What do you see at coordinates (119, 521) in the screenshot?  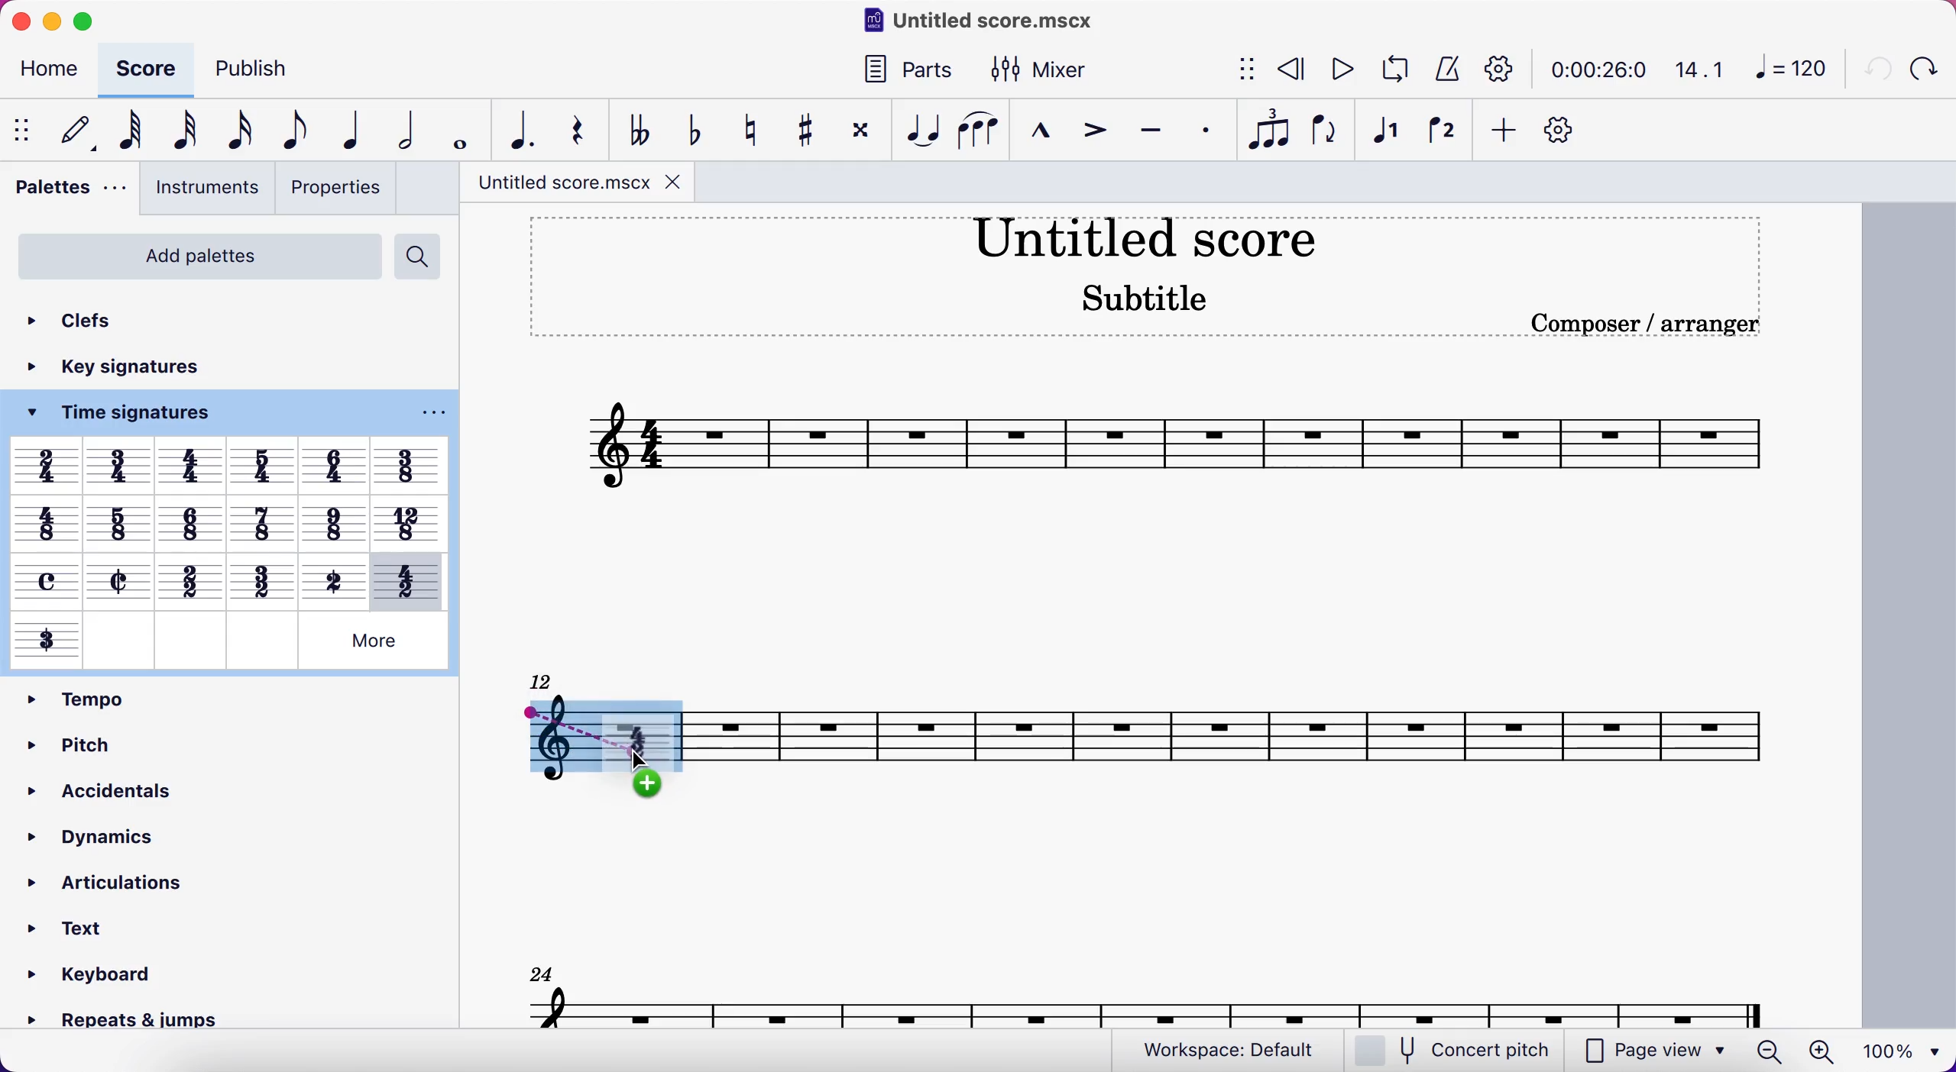 I see `` at bounding box center [119, 521].